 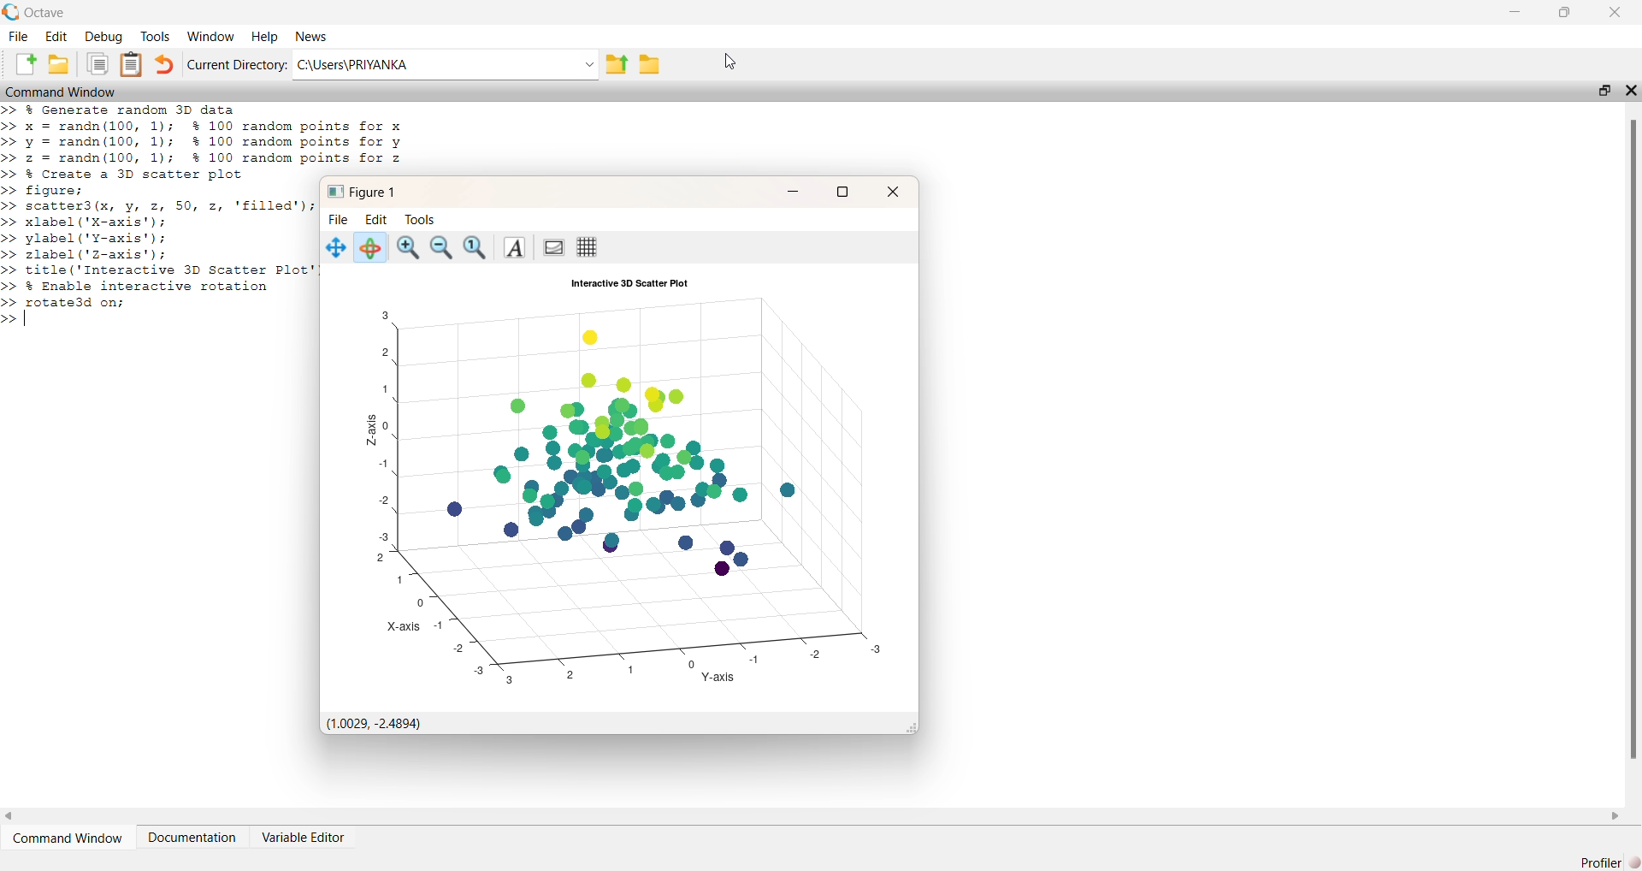 What do you see at coordinates (304, 836) in the screenshot?
I see `Variable Editor` at bounding box center [304, 836].